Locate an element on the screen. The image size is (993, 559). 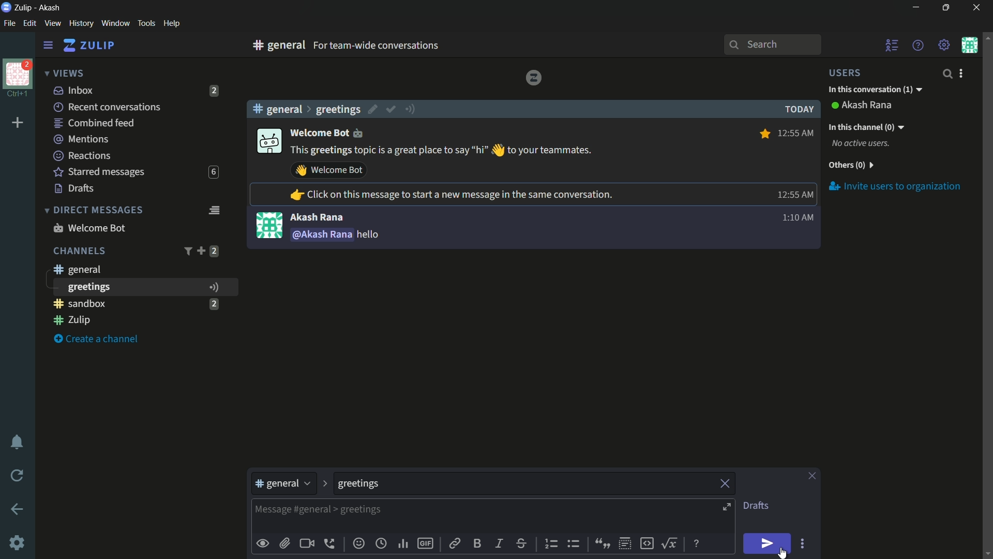
scroll down is located at coordinates (987, 553).